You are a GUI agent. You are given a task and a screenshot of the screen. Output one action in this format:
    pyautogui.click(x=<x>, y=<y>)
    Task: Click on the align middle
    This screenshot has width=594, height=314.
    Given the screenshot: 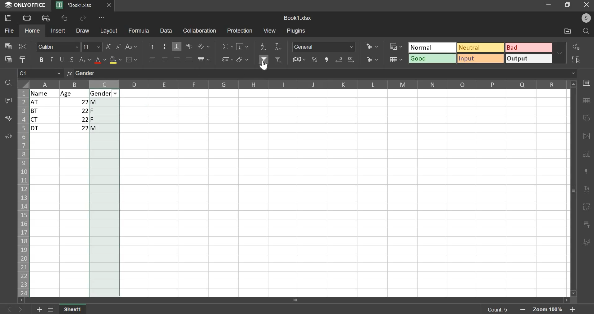 What is the action you would take?
    pyautogui.click(x=164, y=47)
    